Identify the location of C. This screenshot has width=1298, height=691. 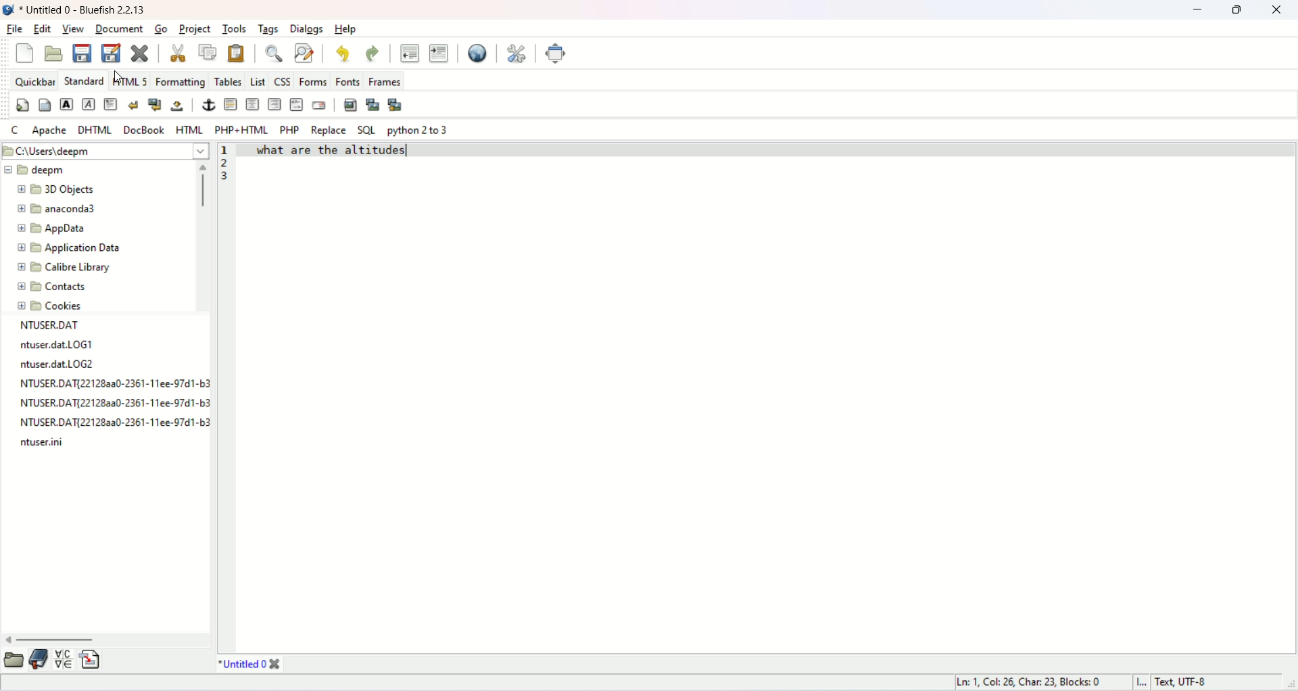
(14, 130).